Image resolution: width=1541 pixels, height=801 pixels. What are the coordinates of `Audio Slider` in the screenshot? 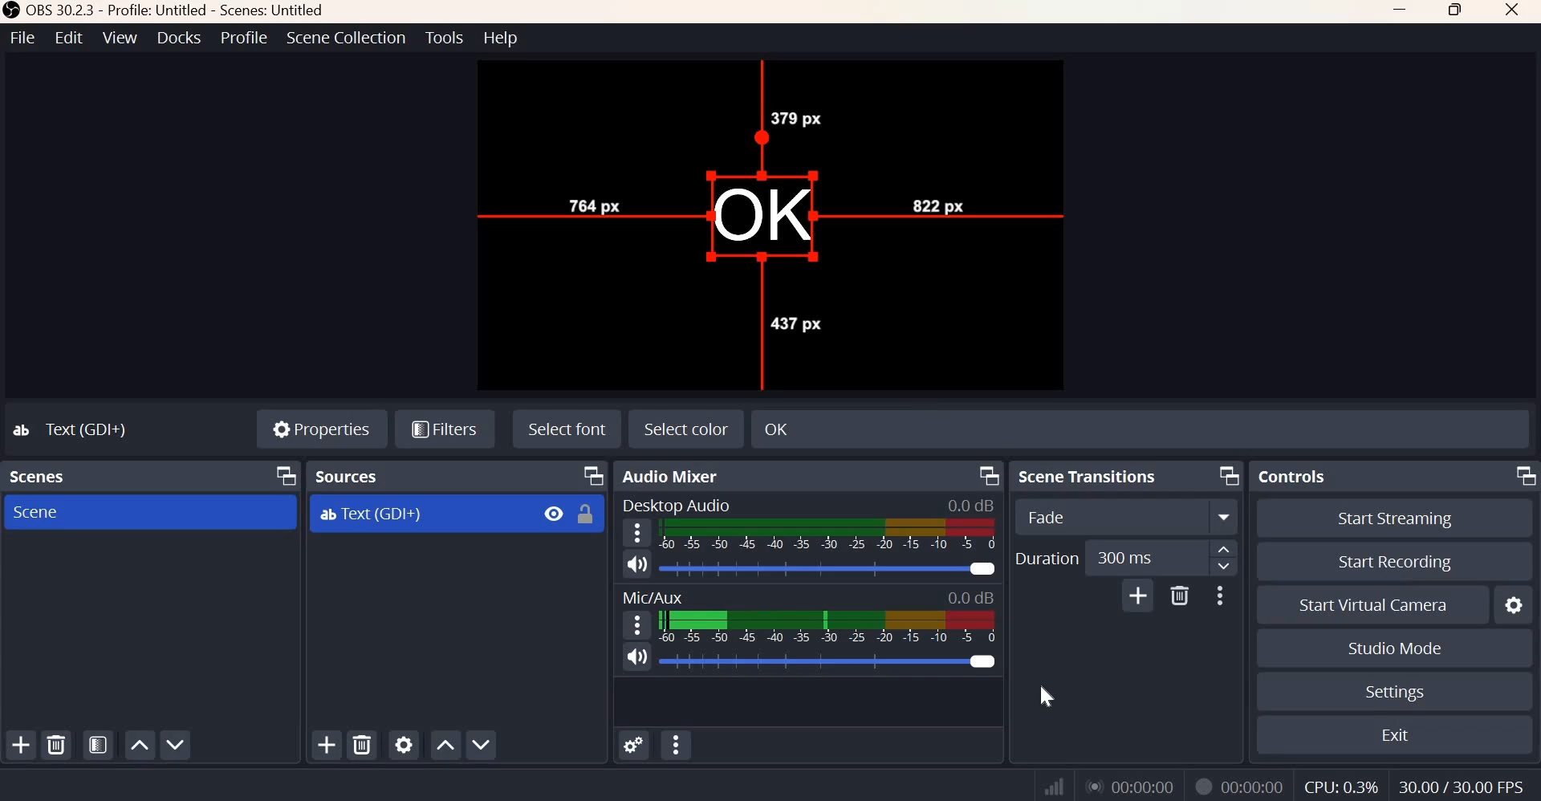 It's located at (828, 568).